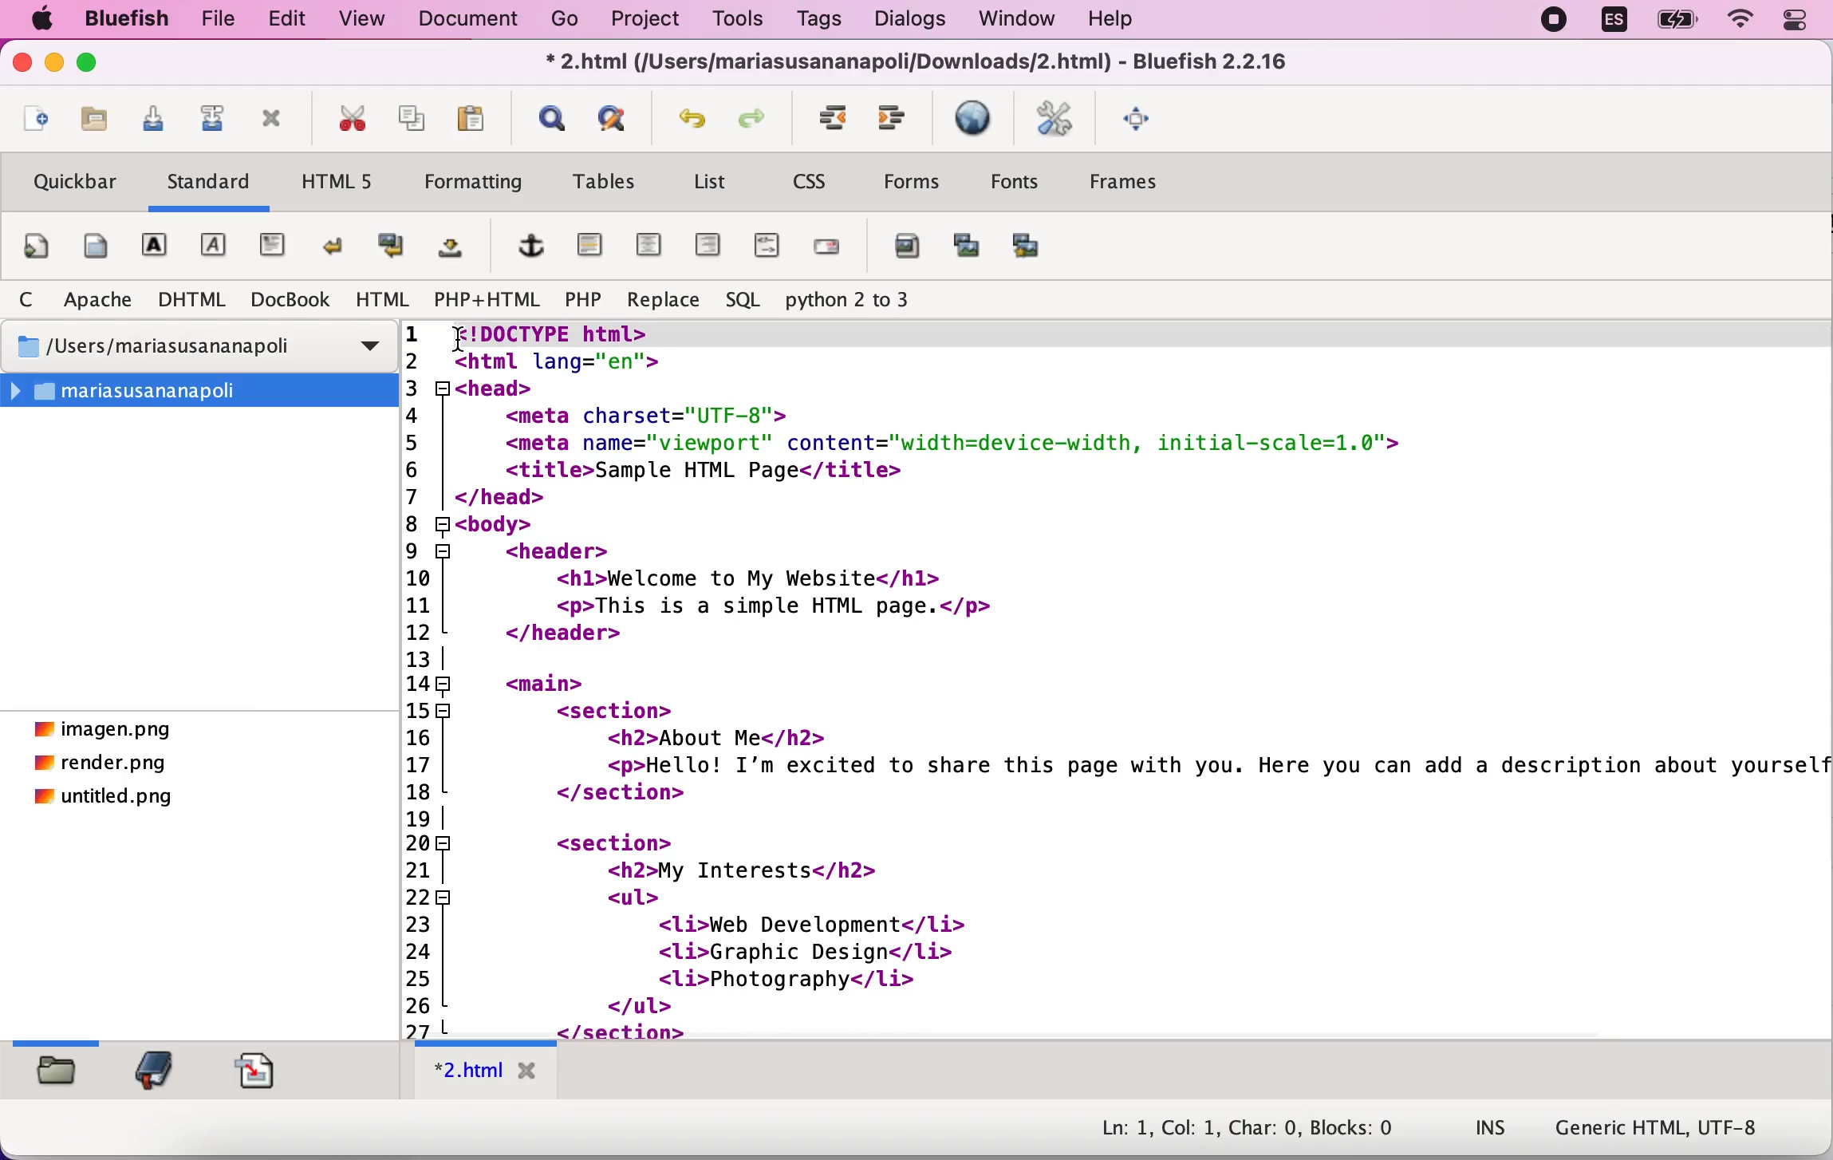 This screenshot has height=1160, width=1833. What do you see at coordinates (1145, 127) in the screenshot?
I see `full screen` at bounding box center [1145, 127].